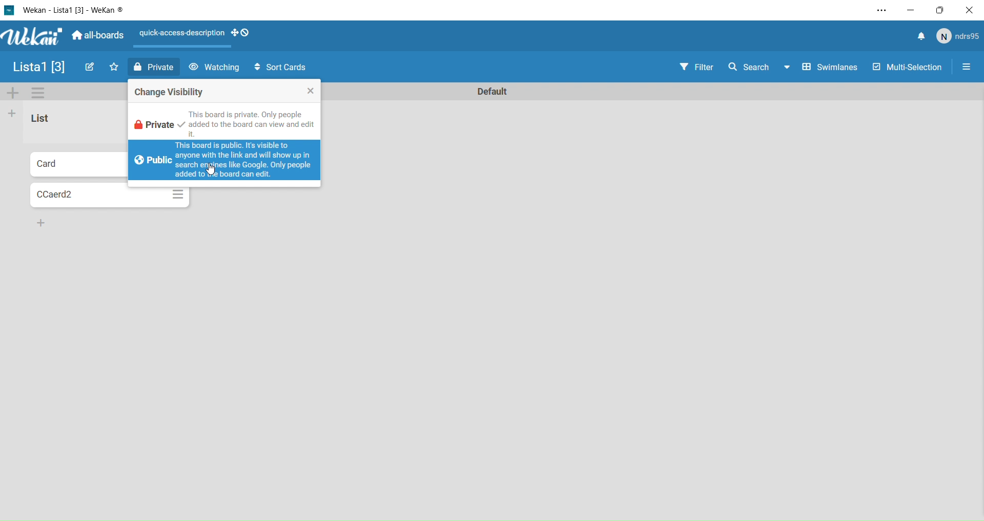 This screenshot has height=521, width=984. I want to click on Wekan , so click(65, 9).